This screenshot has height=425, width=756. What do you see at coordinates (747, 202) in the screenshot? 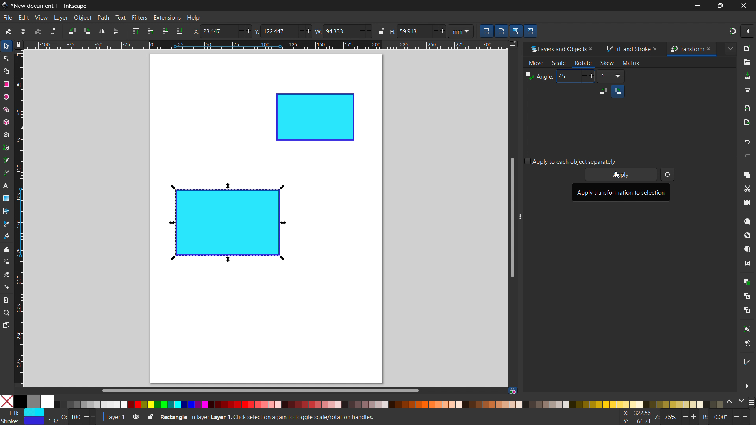
I see `paste` at bounding box center [747, 202].